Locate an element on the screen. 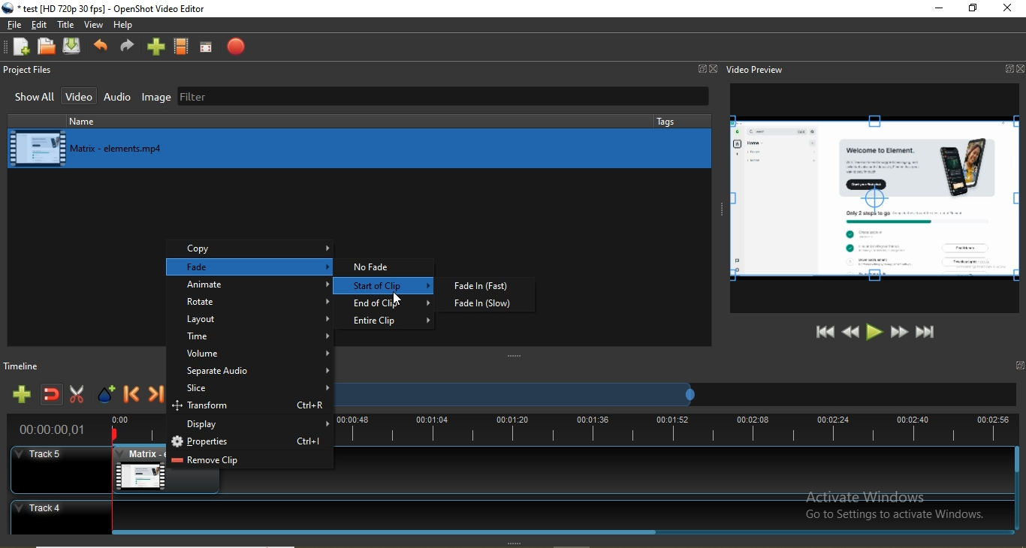  Add track is located at coordinates (23, 394).